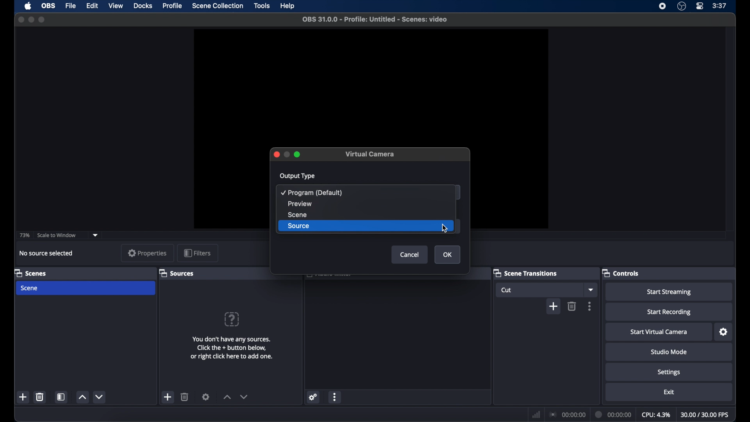 The height and width of the screenshot is (422, 750). What do you see at coordinates (276, 155) in the screenshot?
I see `Close` at bounding box center [276, 155].